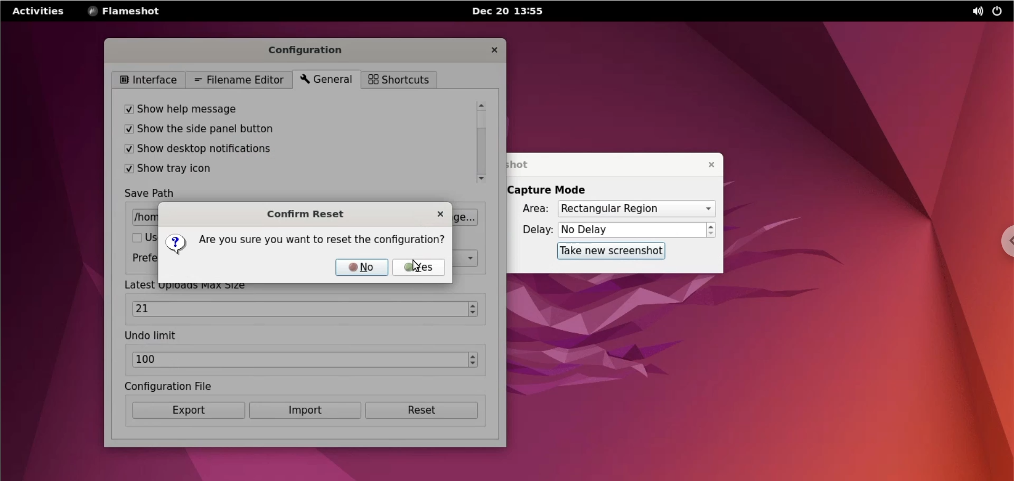 The width and height of the screenshot is (1014, 481). I want to click on undo limit text box, so click(299, 361).